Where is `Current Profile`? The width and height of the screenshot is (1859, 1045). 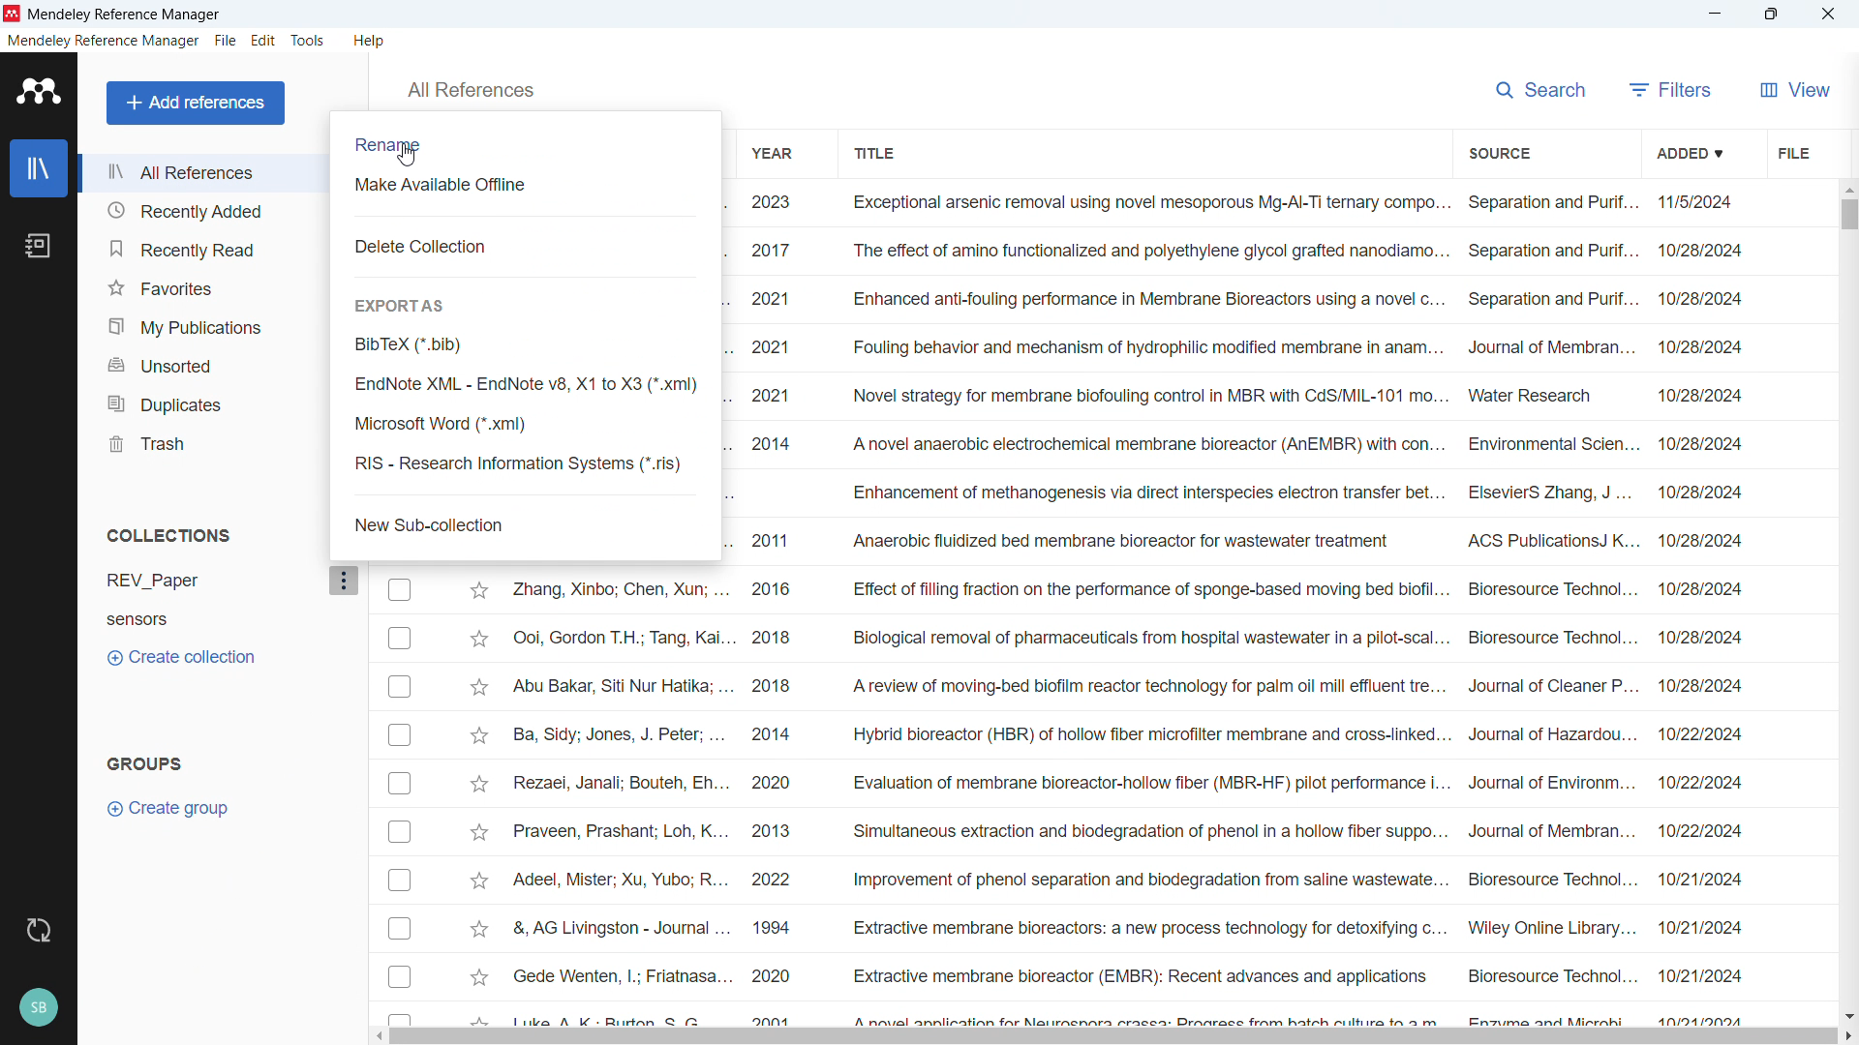
Current Profile is located at coordinates (40, 1008).